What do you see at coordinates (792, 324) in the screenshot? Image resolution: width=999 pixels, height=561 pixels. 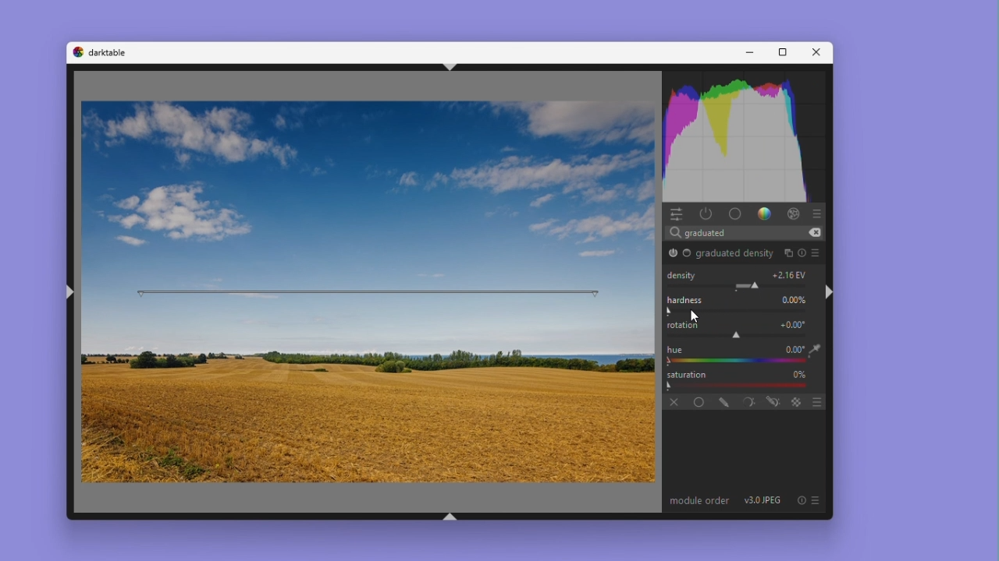 I see `+0.00` at bounding box center [792, 324].